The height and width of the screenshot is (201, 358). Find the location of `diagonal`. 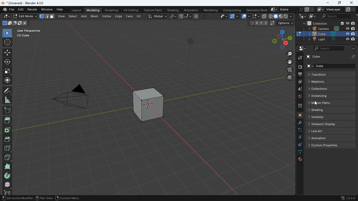

diagonal is located at coordinates (7, 156).